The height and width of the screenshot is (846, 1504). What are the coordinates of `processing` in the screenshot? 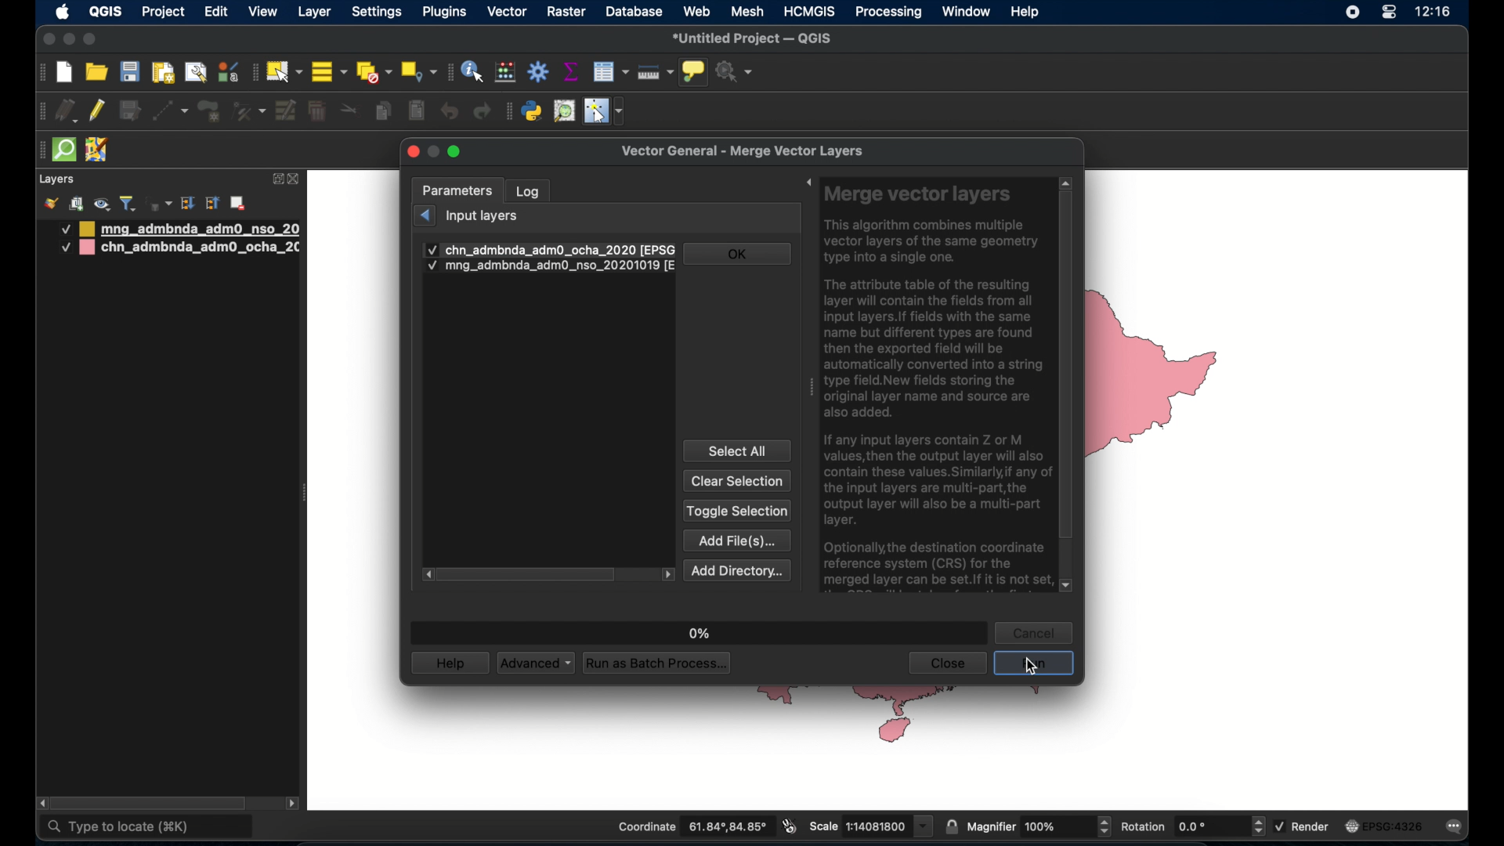 It's located at (889, 13).